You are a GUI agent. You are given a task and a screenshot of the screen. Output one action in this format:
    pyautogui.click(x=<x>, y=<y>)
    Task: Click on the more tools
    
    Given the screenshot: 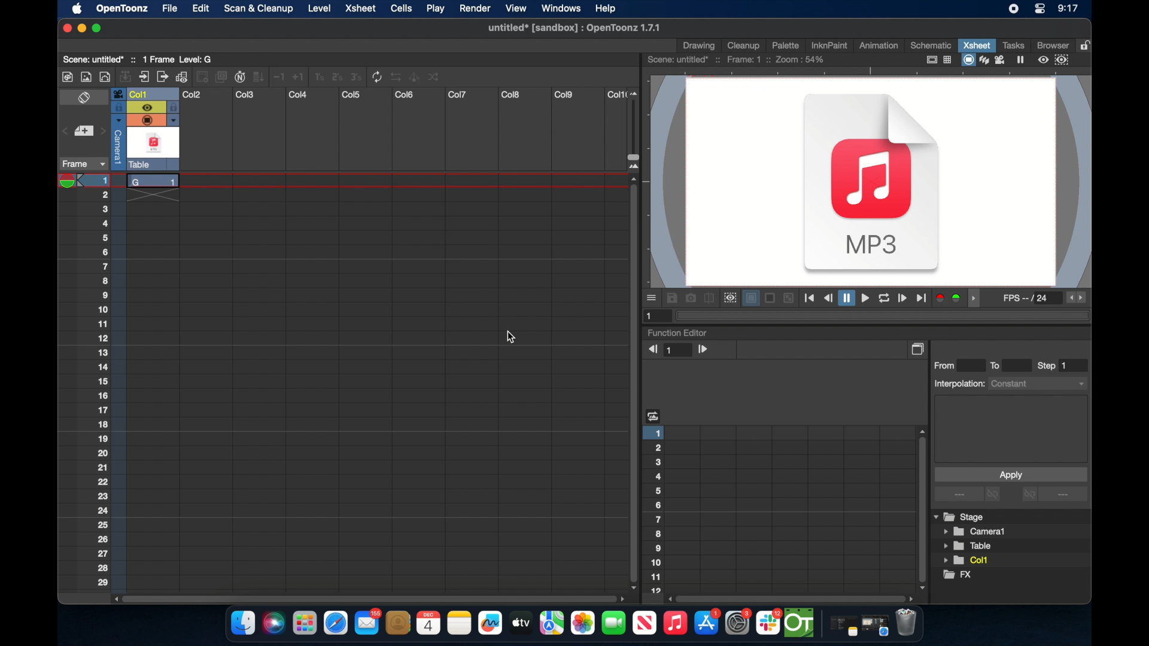 What is the action you would take?
    pyautogui.click(x=252, y=76)
    